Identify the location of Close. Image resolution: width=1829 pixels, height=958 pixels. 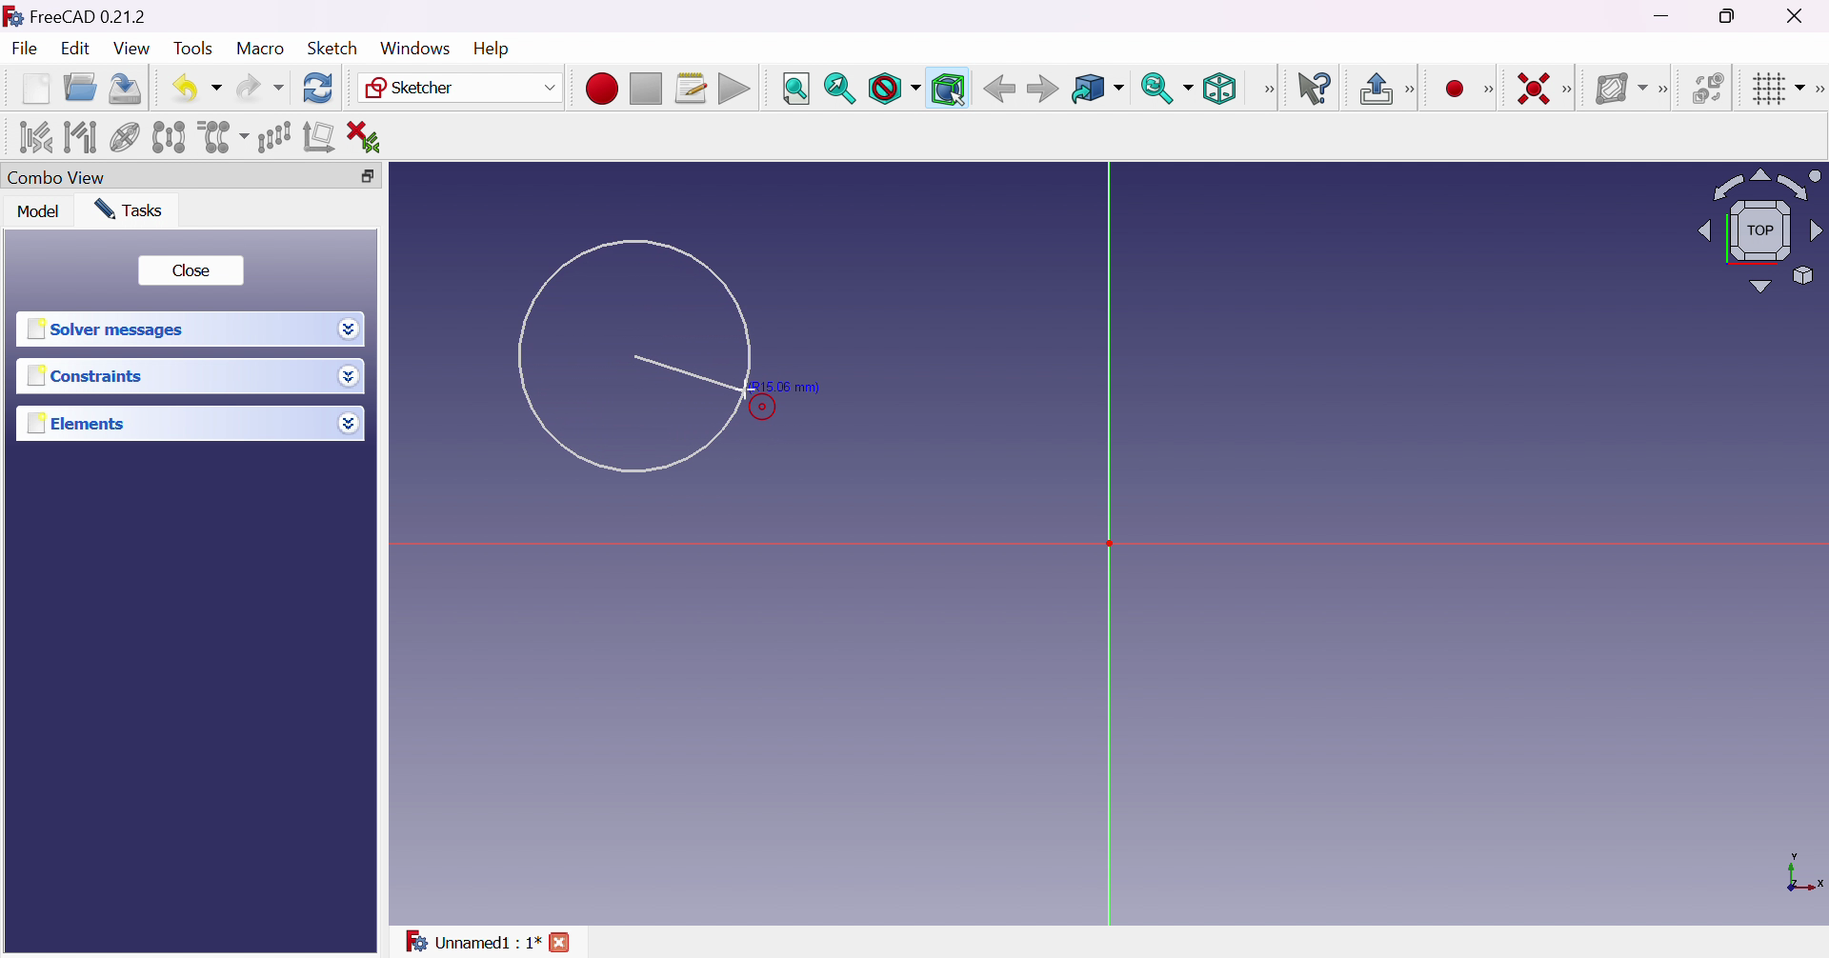
(190, 270).